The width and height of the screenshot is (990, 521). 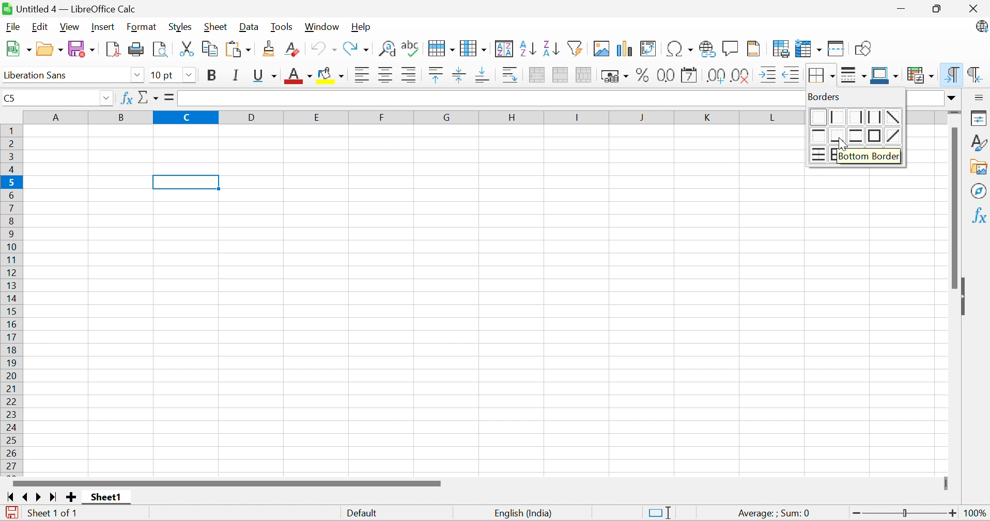 I want to click on Font name, so click(x=64, y=76).